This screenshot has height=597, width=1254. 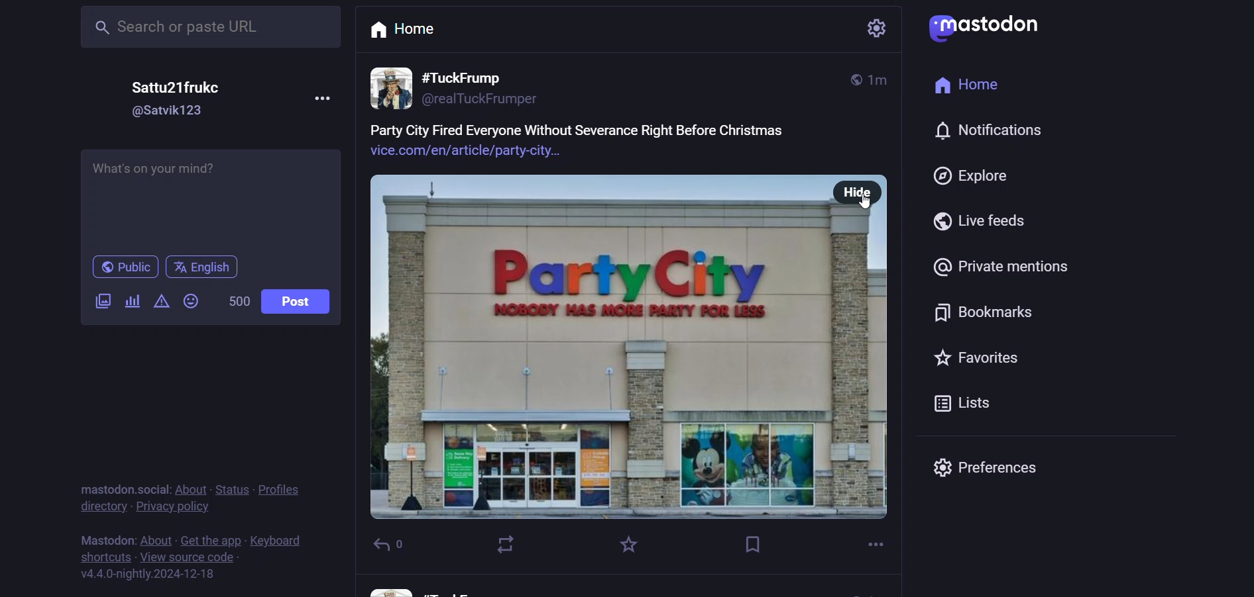 I want to click on logo, so click(x=984, y=26).